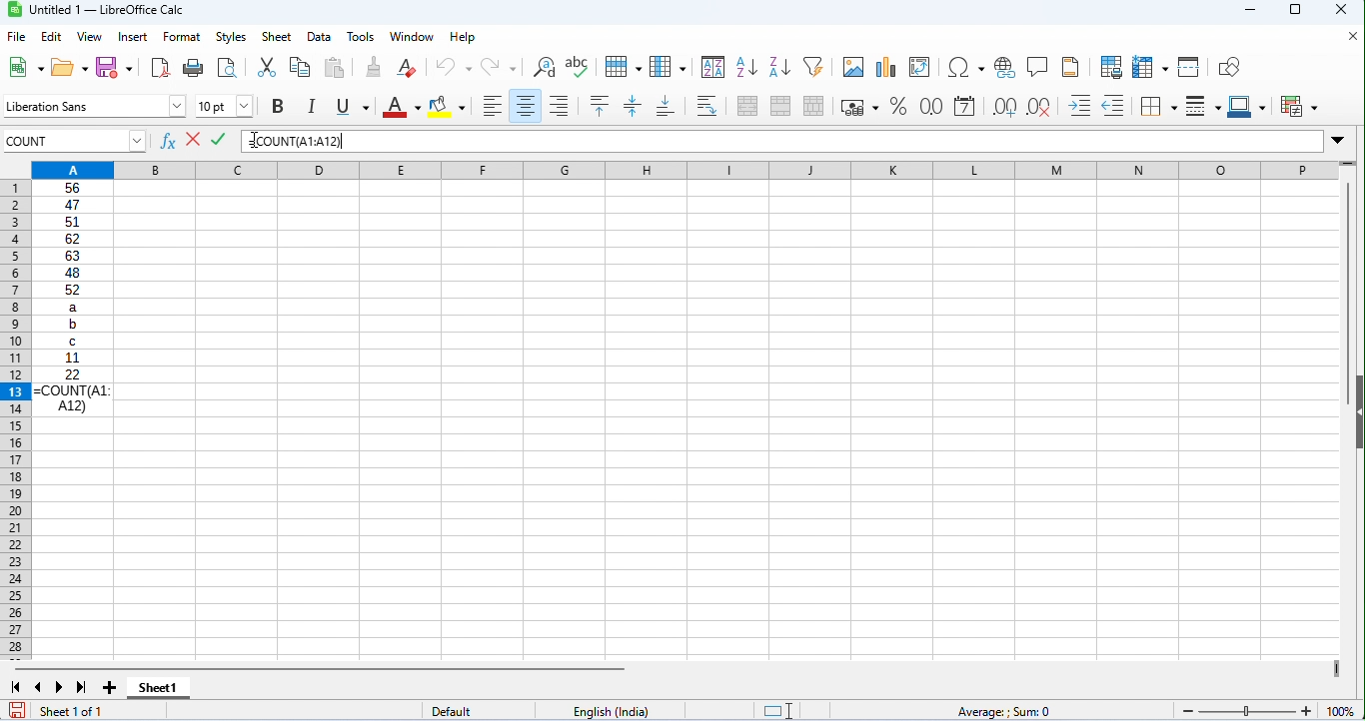  What do you see at coordinates (371, 67) in the screenshot?
I see `clone` at bounding box center [371, 67].